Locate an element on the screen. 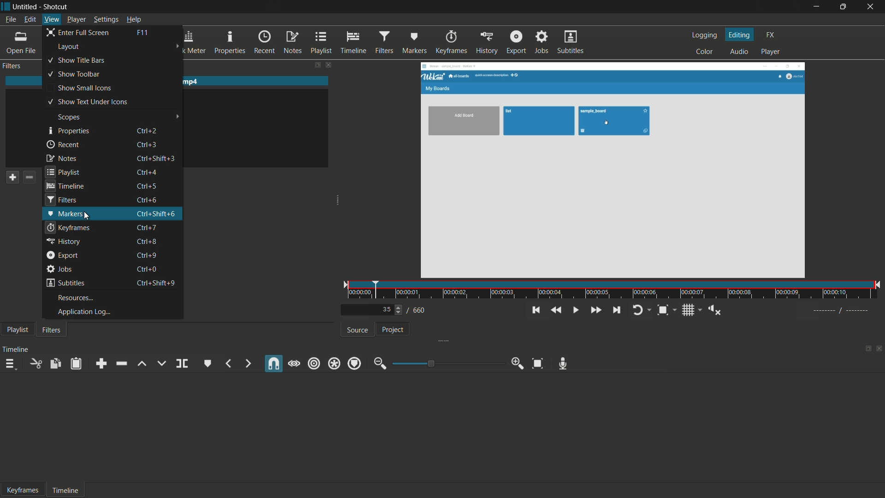 The width and height of the screenshot is (885, 498). create or edit marker is located at coordinates (206, 363).